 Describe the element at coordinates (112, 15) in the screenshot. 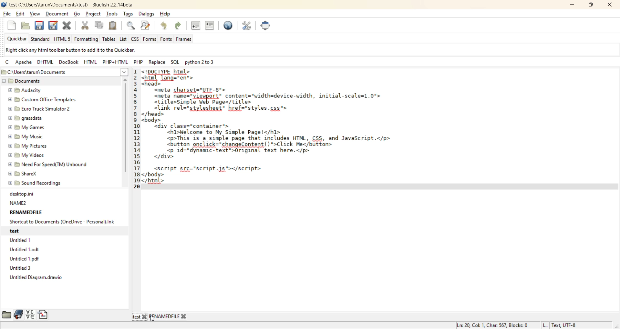

I see `tools` at that location.